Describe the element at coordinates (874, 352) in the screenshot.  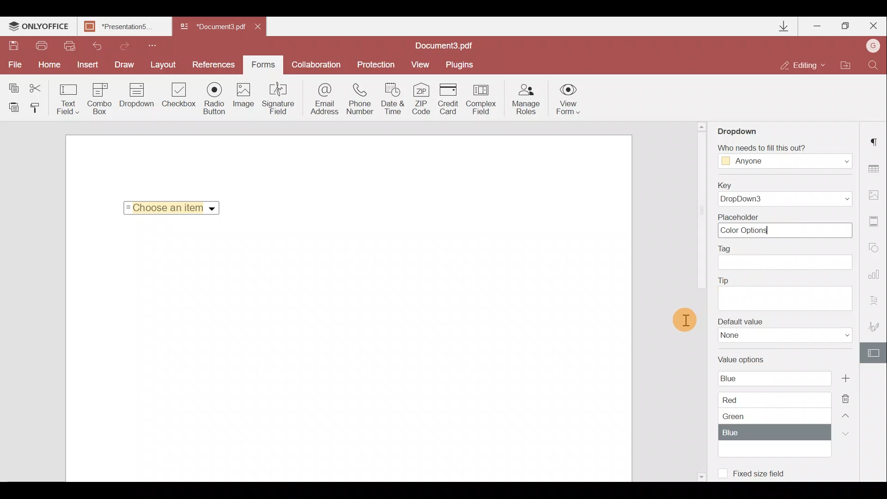
I see `Form settings` at that location.